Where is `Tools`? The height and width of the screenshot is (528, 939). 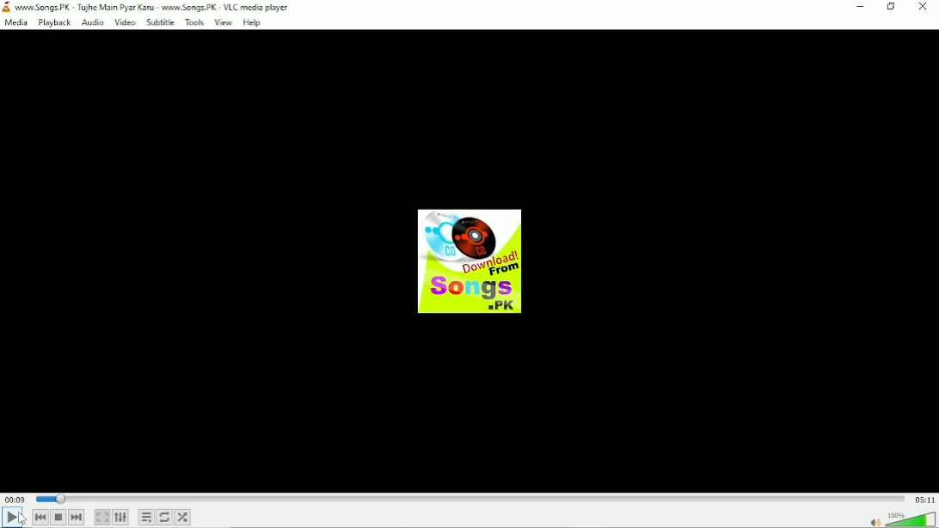
Tools is located at coordinates (198, 23).